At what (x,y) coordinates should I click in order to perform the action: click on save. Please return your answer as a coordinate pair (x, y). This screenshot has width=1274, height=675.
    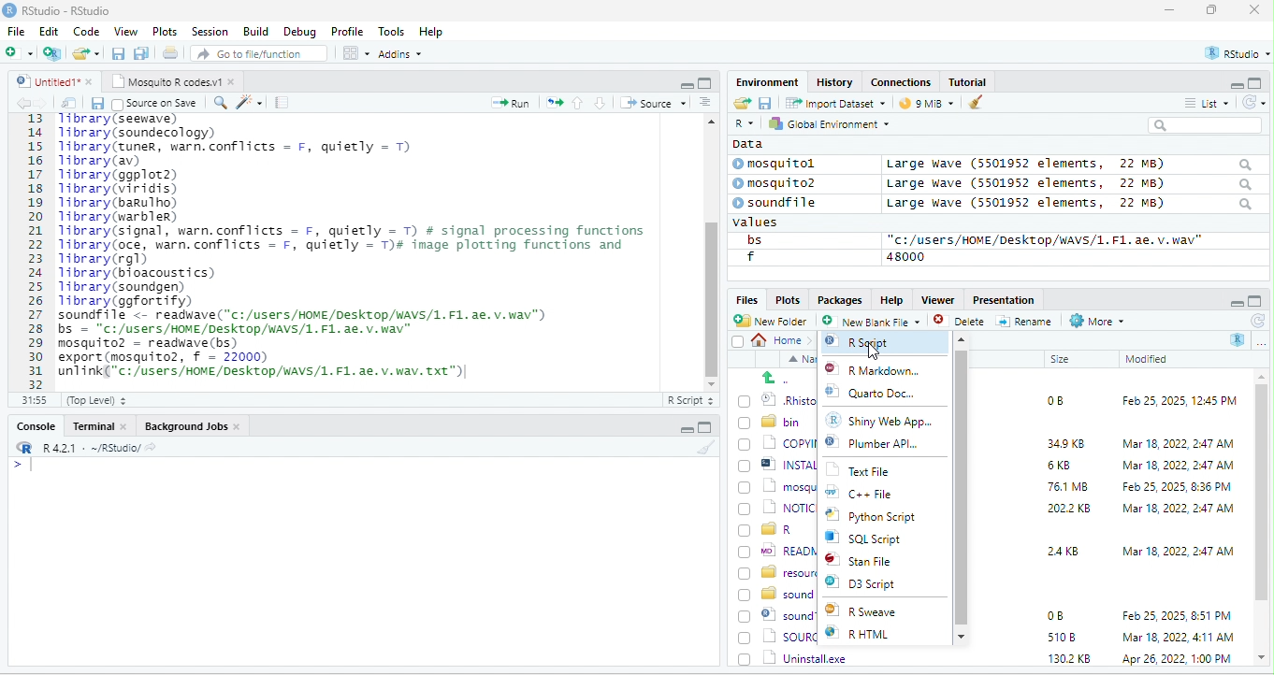
    Looking at the image, I should click on (764, 102).